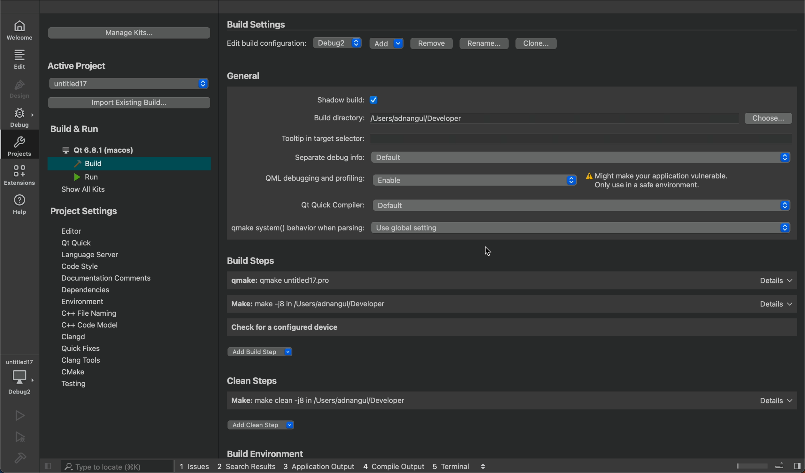 The width and height of the screenshot is (805, 473). What do you see at coordinates (20, 204) in the screenshot?
I see `help` at bounding box center [20, 204].